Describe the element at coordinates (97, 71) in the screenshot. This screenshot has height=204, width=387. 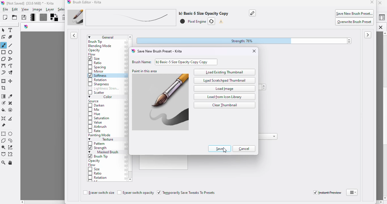
I see `mirror` at that location.